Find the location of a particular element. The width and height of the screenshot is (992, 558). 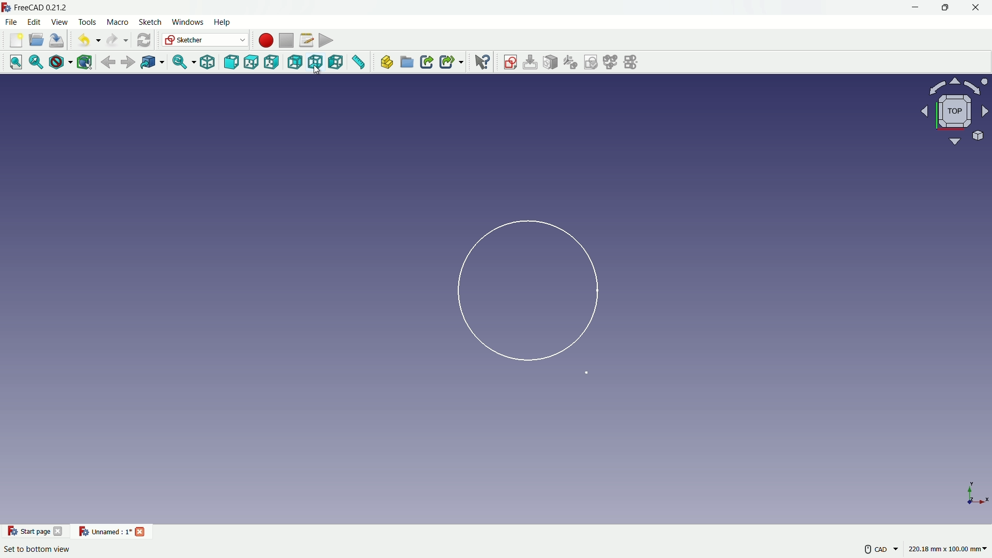

minimize is located at coordinates (915, 8).